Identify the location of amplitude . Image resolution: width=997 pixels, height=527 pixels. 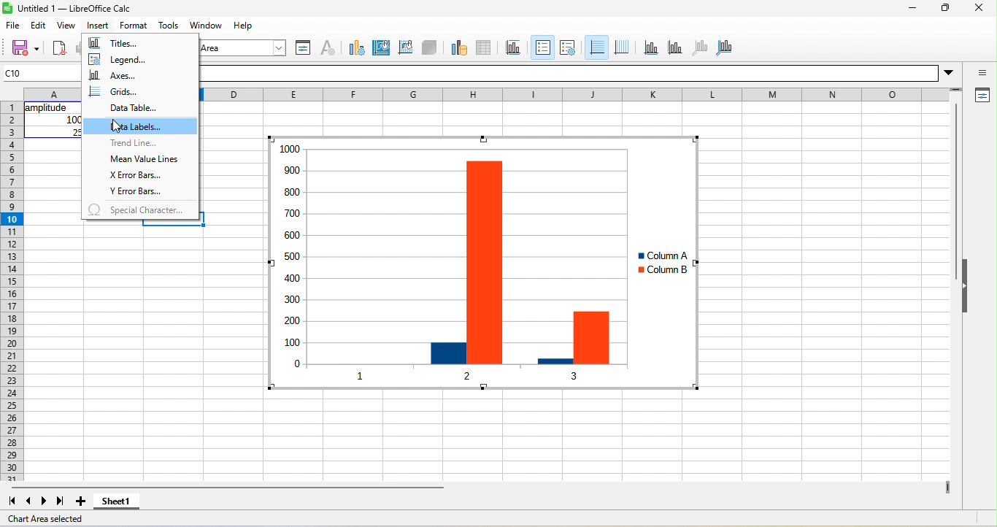
(47, 108).